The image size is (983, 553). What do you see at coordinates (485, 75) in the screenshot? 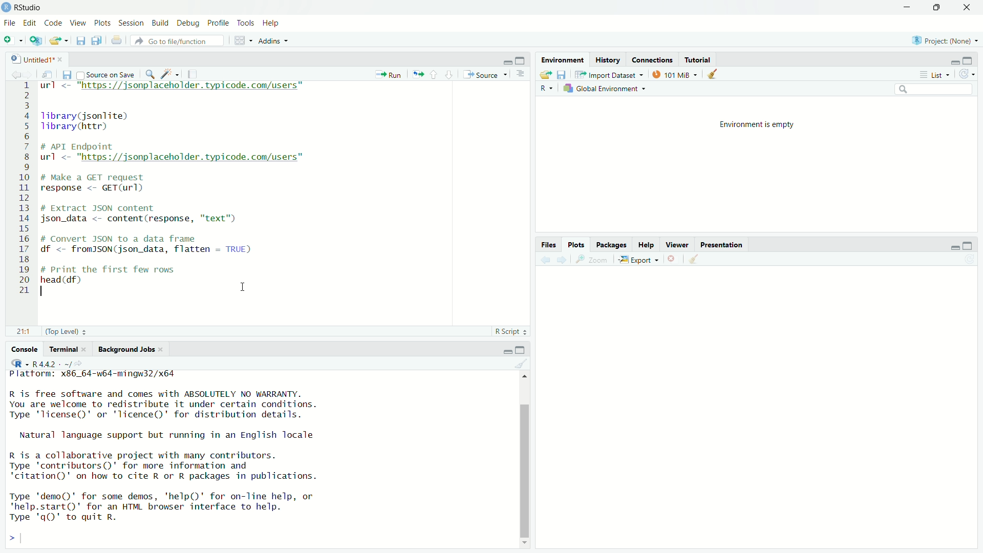
I see `Source ` at bounding box center [485, 75].